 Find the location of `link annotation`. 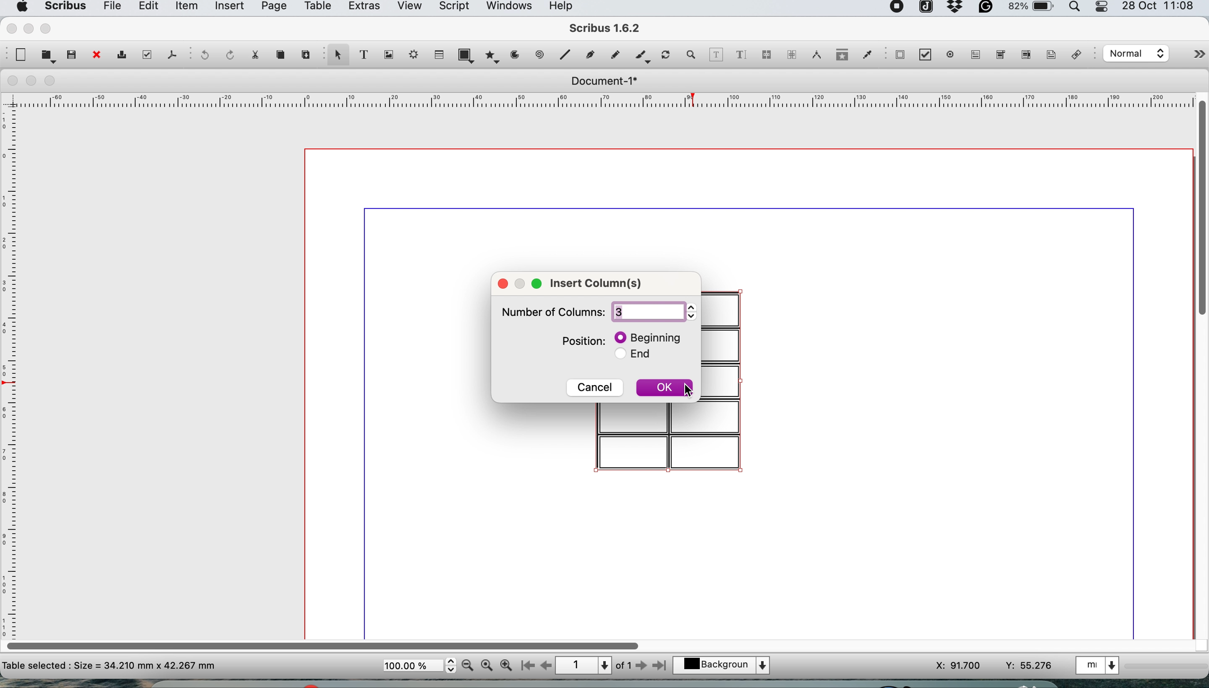

link annotation is located at coordinates (1079, 56).